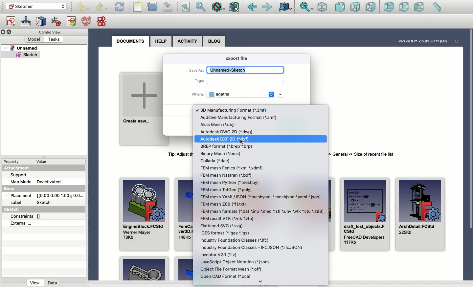 Image resolution: width=473 pixels, height=287 pixels. I want to click on rfc, so click(236, 241).